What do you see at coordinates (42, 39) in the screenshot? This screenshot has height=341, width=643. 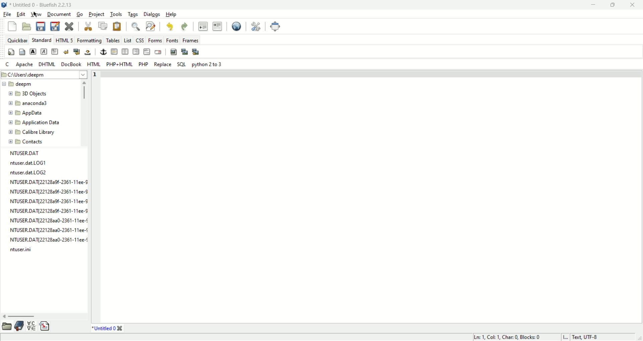 I see `STANDARD` at bounding box center [42, 39].